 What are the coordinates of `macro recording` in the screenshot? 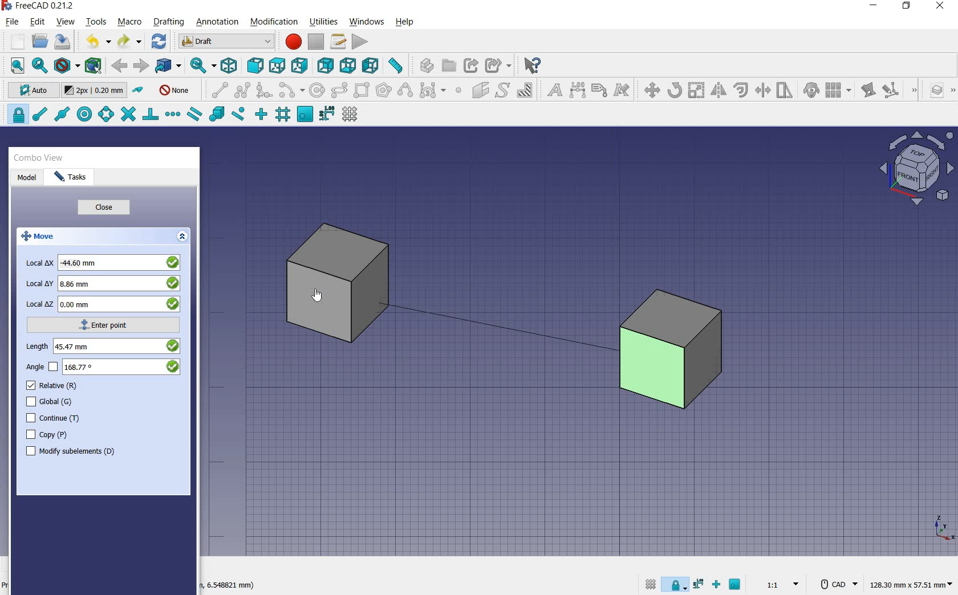 It's located at (293, 42).